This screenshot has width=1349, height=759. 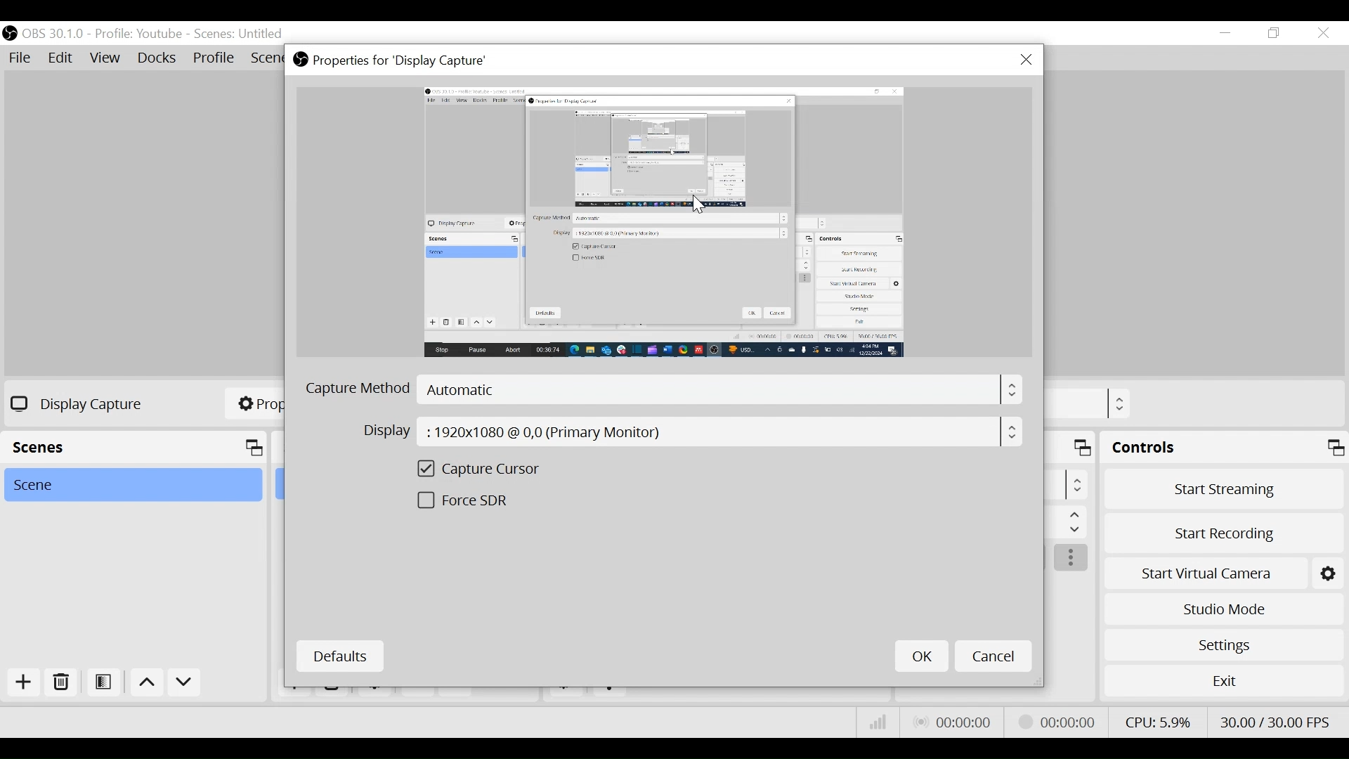 What do you see at coordinates (185, 684) in the screenshot?
I see `Move down` at bounding box center [185, 684].